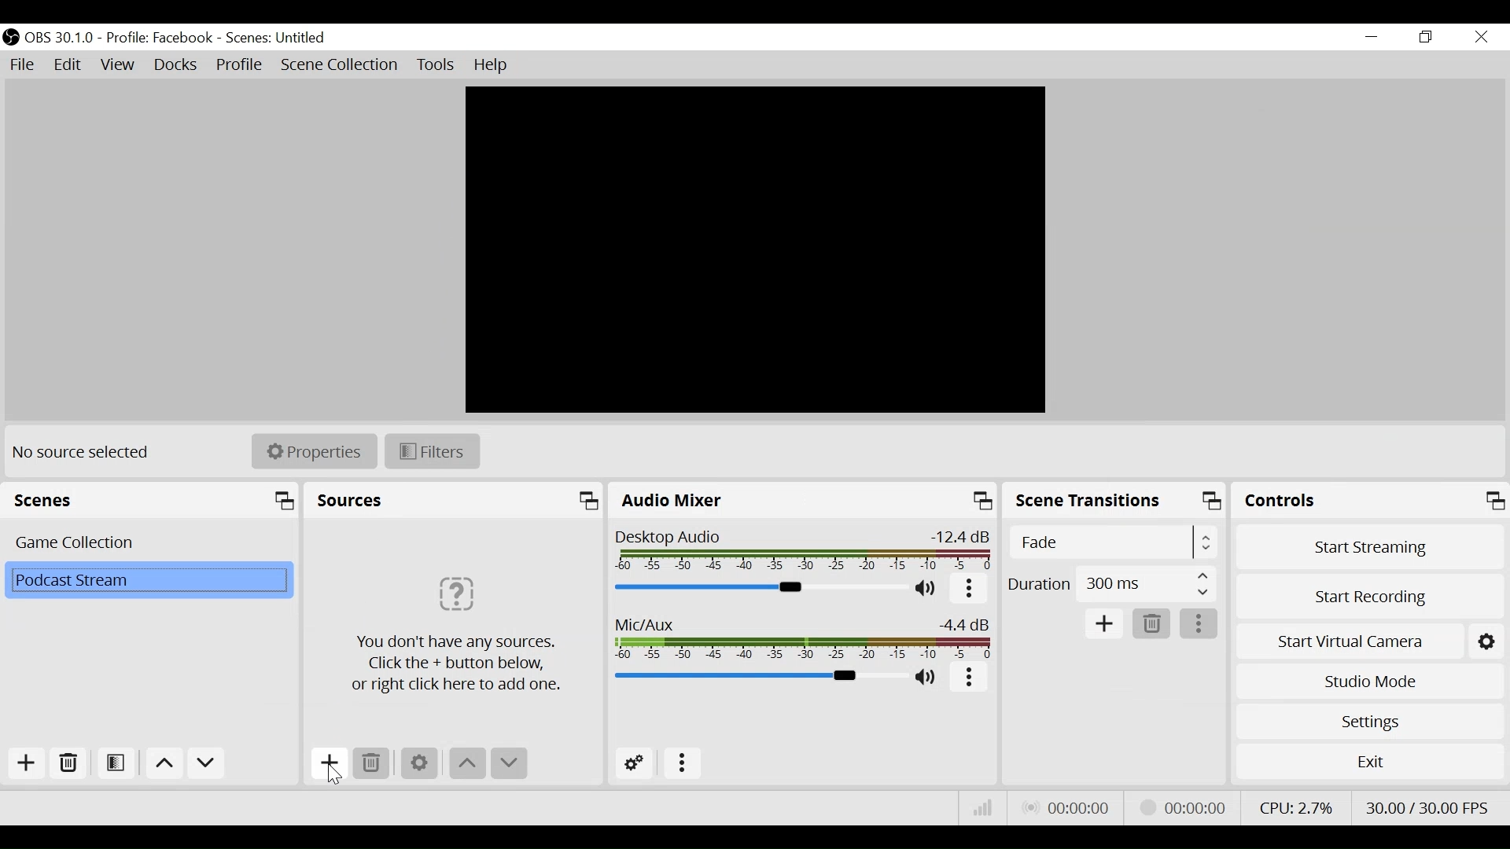  Describe the element at coordinates (1370, 763) in the screenshot. I see `Exit` at that location.